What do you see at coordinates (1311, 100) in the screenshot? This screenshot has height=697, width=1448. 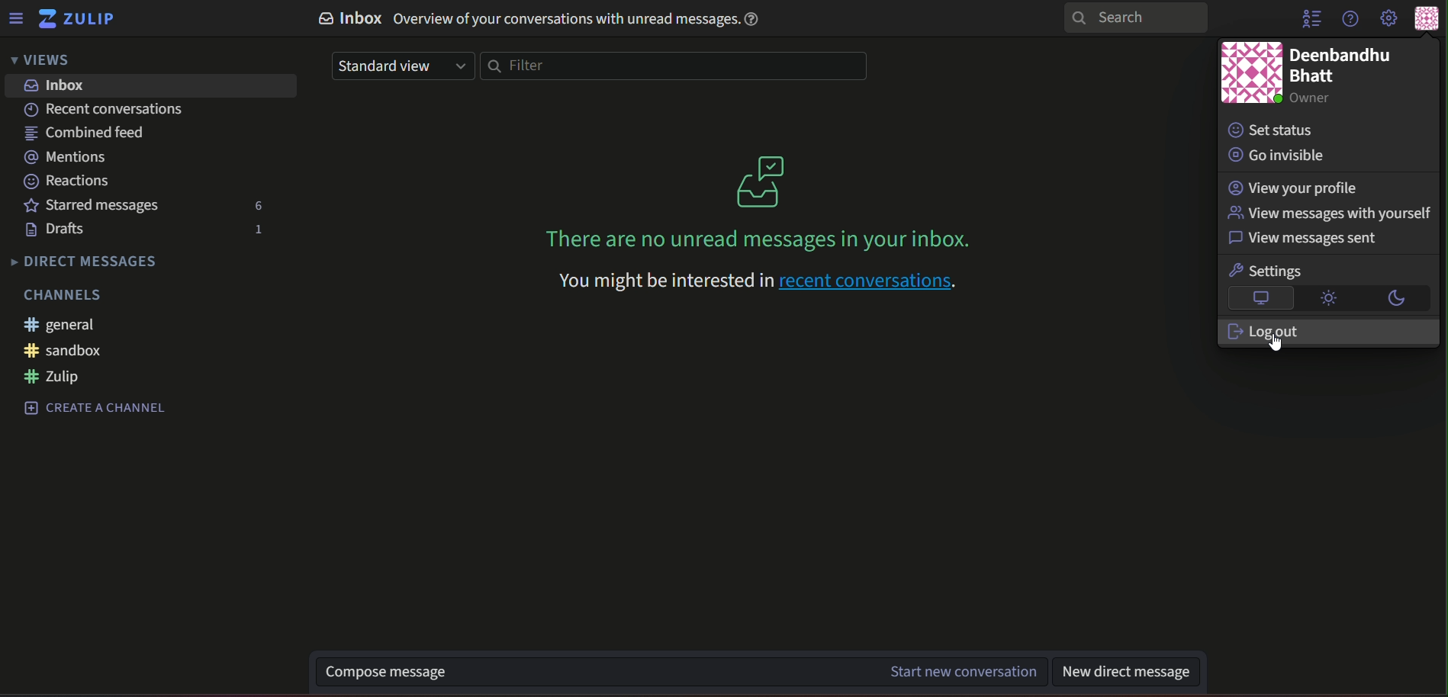 I see `text` at bounding box center [1311, 100].